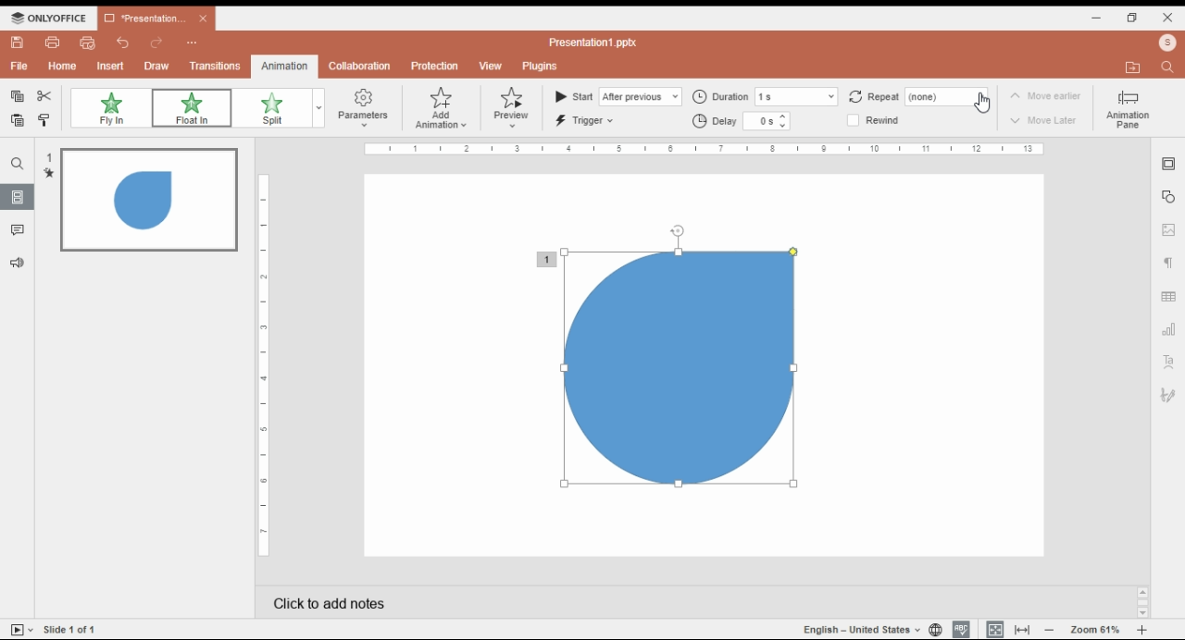 Image resolution: width=1185 pixels, height=640 pixels. What do you see at coordinates (361, 107) in the screenshot?
I see `parameters` at bounding box center [361, 107].